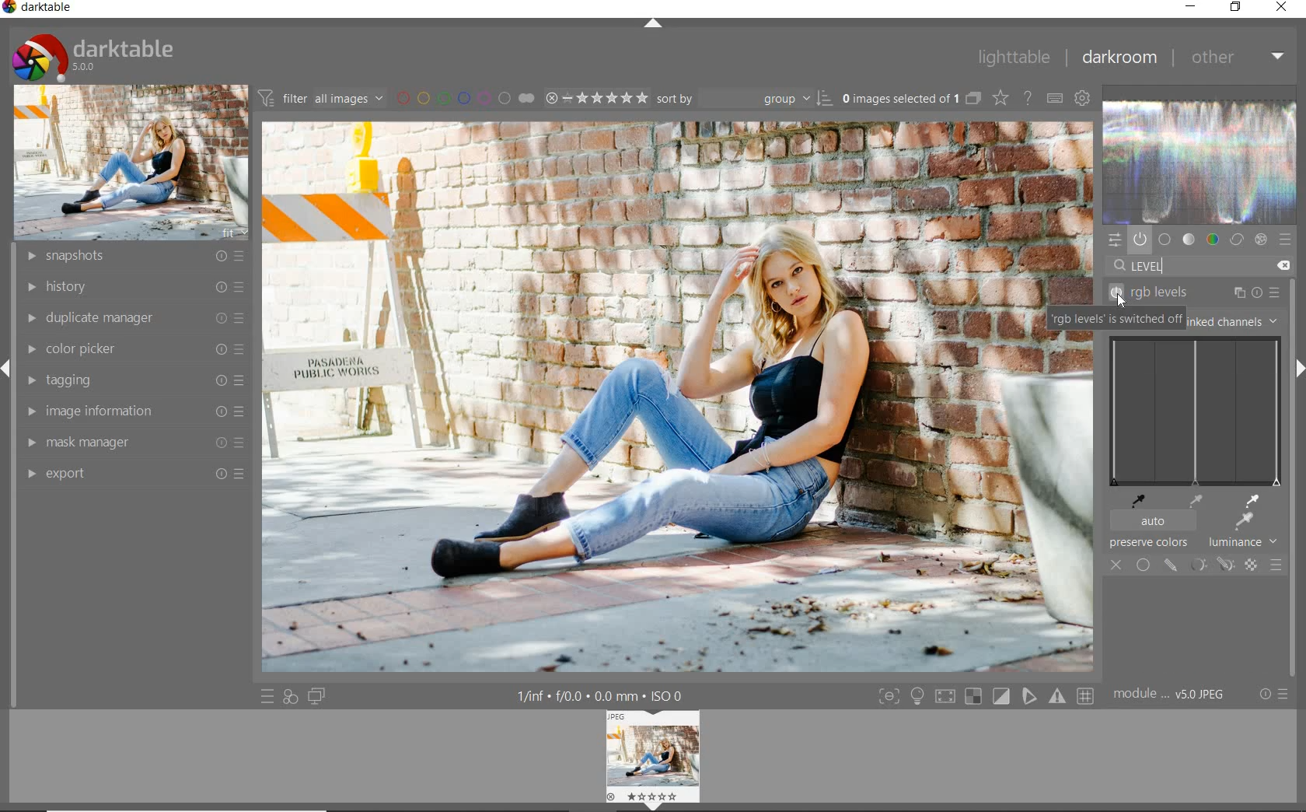 The width and height of the screenshot is (1306, 812). What do you see at coordinates (1147, 265) in the screenshot?
I see `level` at bounding box center [1147, 265].